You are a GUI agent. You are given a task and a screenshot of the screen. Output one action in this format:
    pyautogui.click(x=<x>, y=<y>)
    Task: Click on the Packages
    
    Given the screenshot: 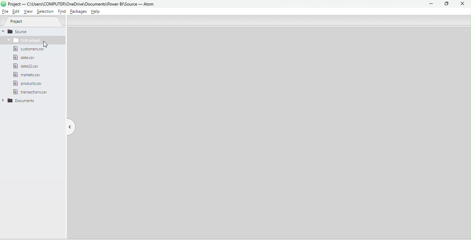 What is the action you would take?
    pyautogui.click(x=78, y=12)
    